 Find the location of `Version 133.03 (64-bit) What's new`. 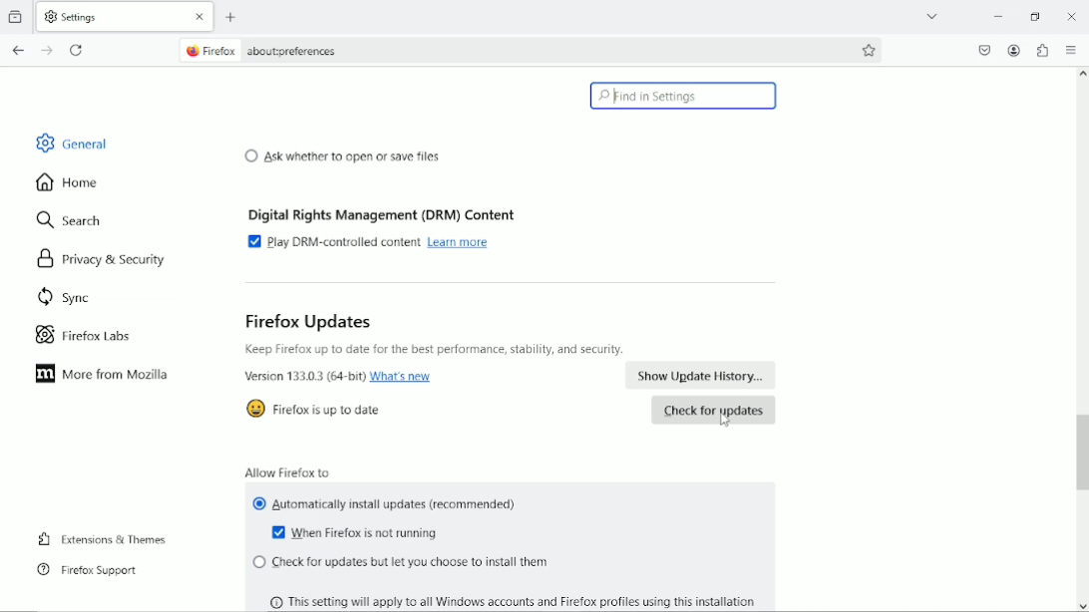

Version 133.03 (64-bit) What's new is located at coordinates (340, 378).